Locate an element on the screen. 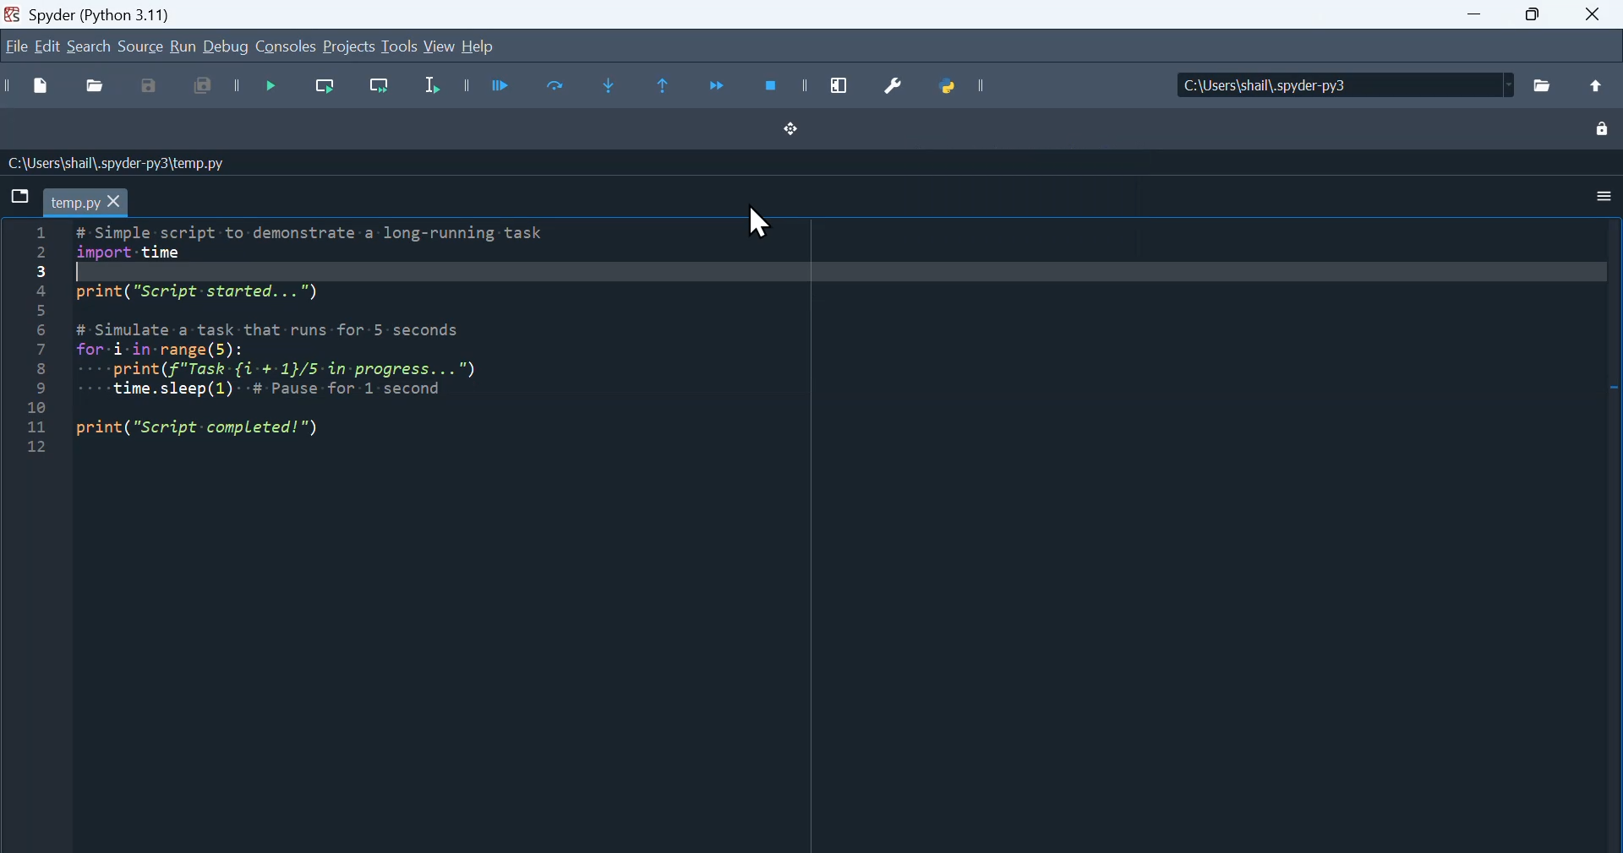 Image resolution: width=1623 pixels, height=853 pixels. Console is located at coordinates (286, 48).